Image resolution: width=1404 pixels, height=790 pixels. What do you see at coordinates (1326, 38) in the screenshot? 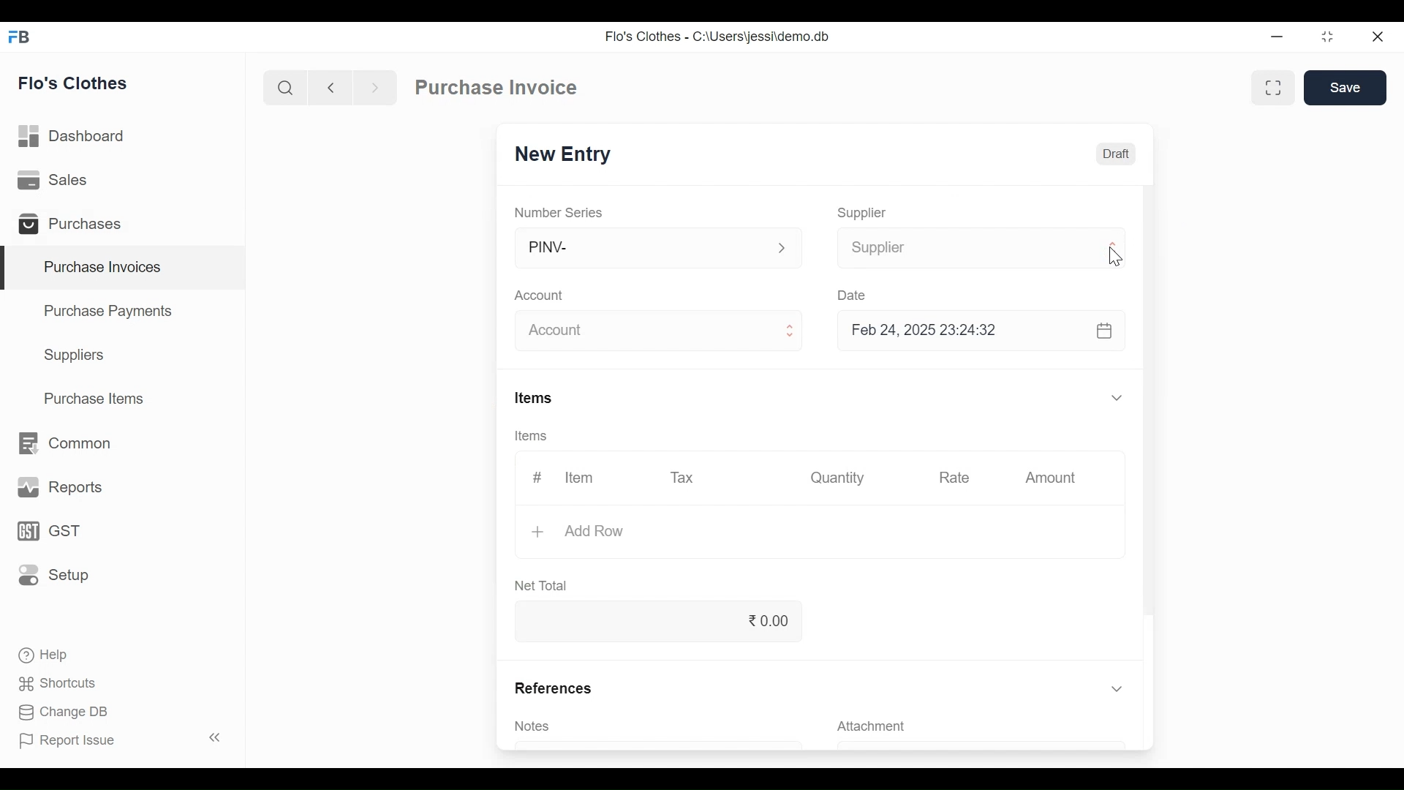
I see `Restore` at bounding box center [1326, 38].